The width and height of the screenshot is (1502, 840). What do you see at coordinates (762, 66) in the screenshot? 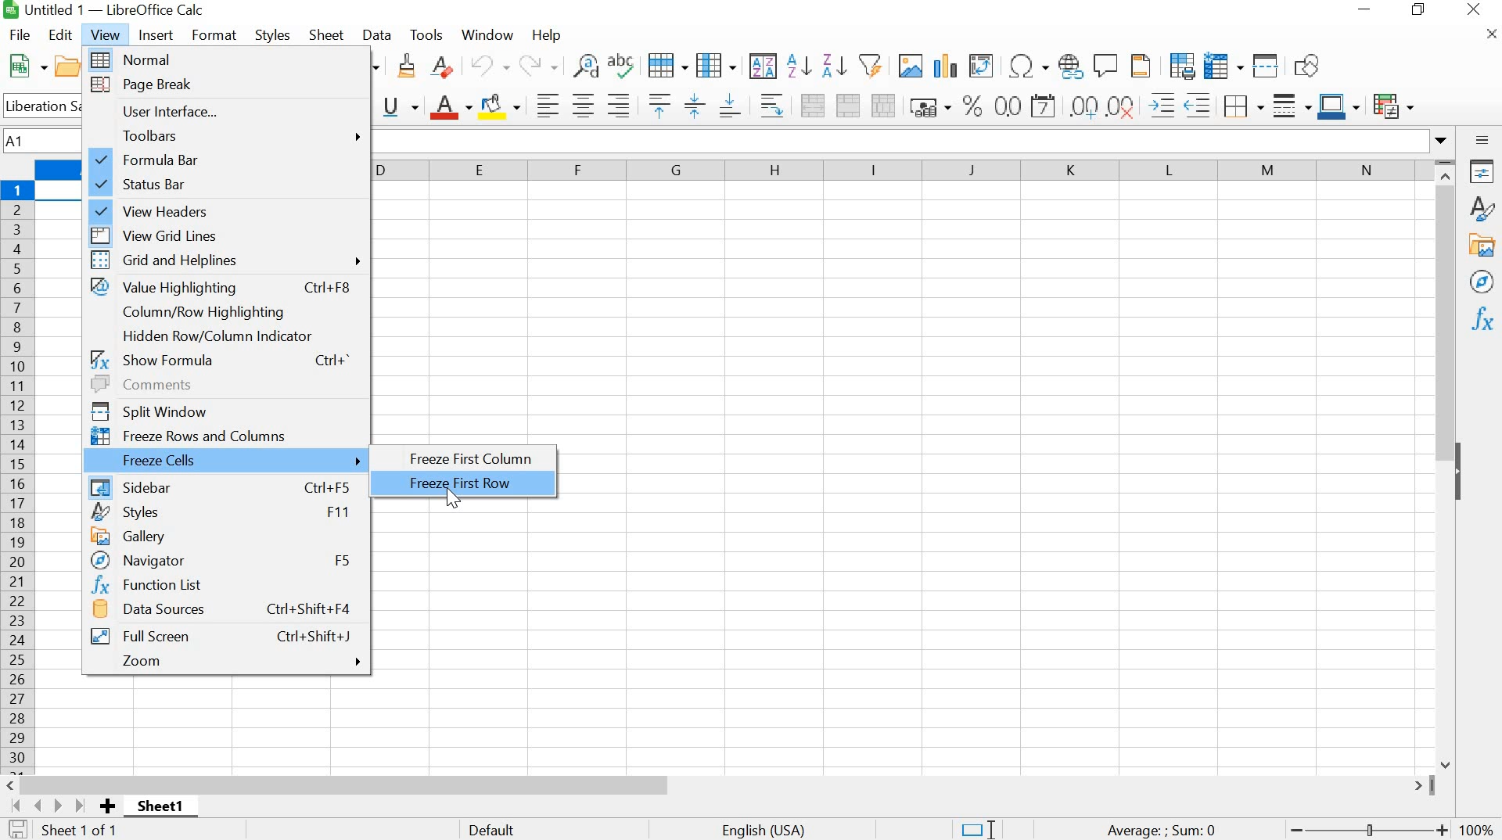
I see `SORT` at bounding box center [762, 66].